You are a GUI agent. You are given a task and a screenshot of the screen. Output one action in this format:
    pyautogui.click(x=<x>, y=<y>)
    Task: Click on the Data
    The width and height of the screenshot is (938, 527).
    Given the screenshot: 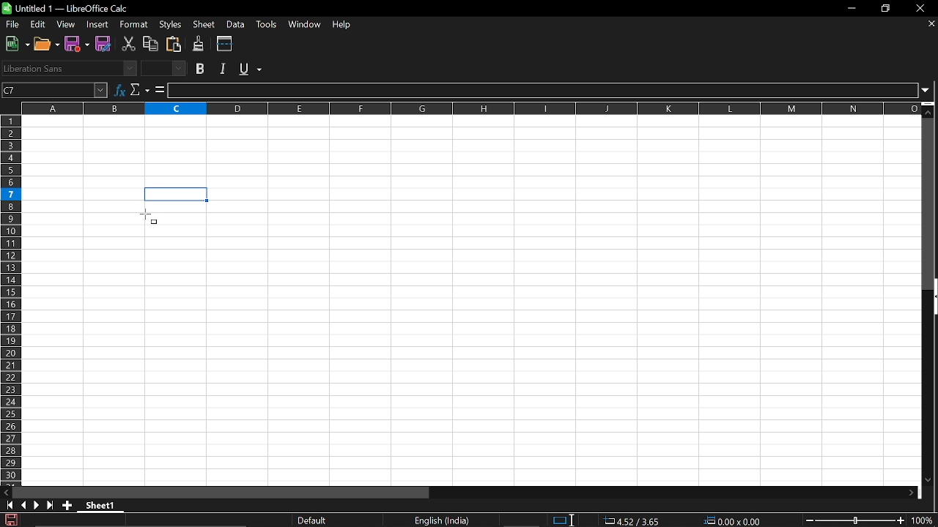 What is the action you would take?
    pyautogui.click(x=235, y=24)
    